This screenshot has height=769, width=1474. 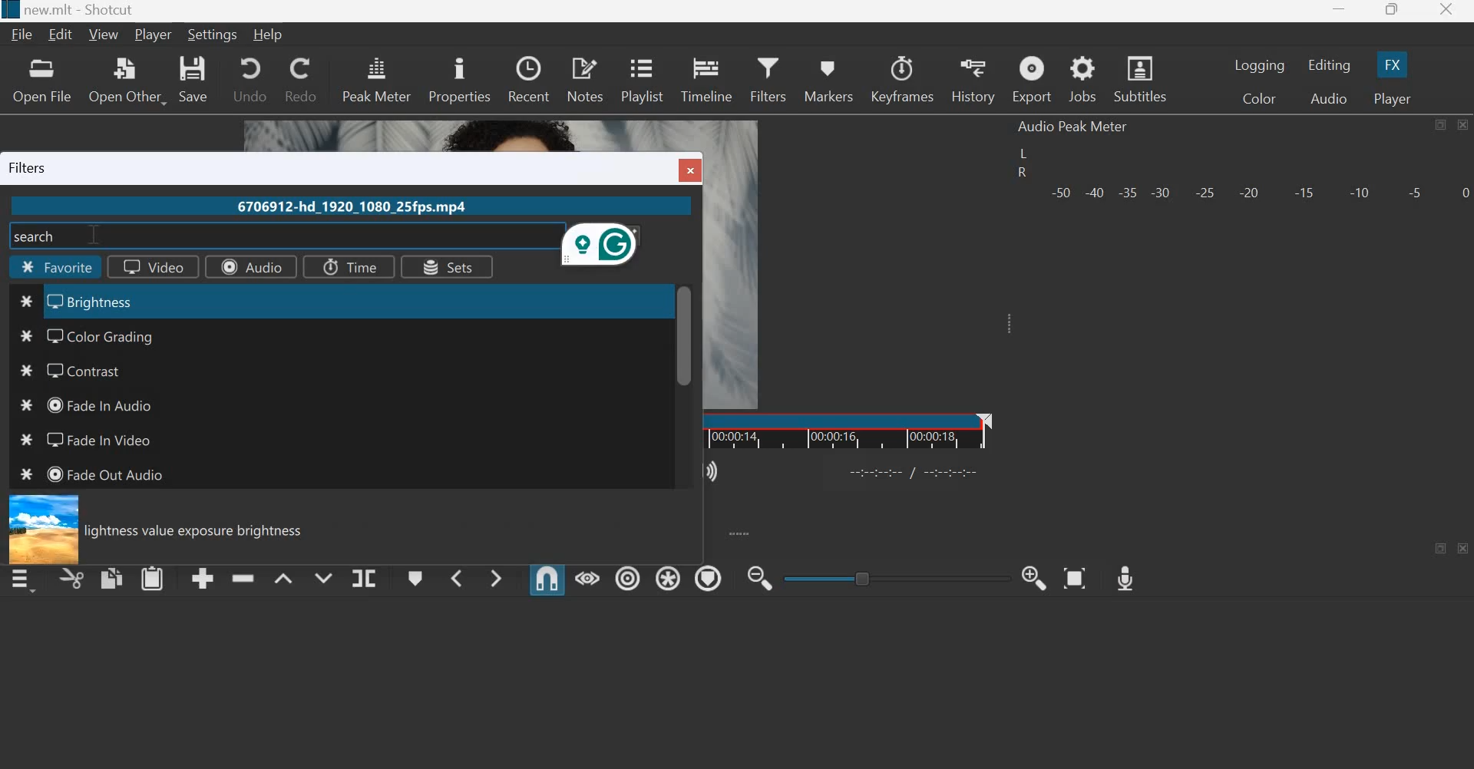 I want to click on , so click(x=693, y=169).